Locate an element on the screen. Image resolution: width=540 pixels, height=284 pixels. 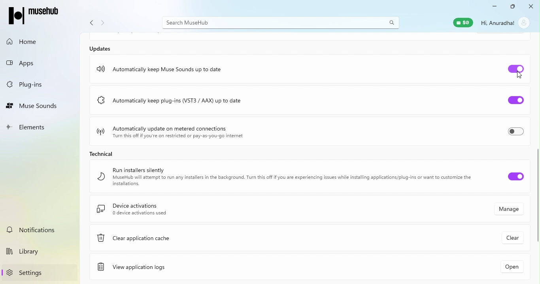
Home is located at coordinates (36, 41).